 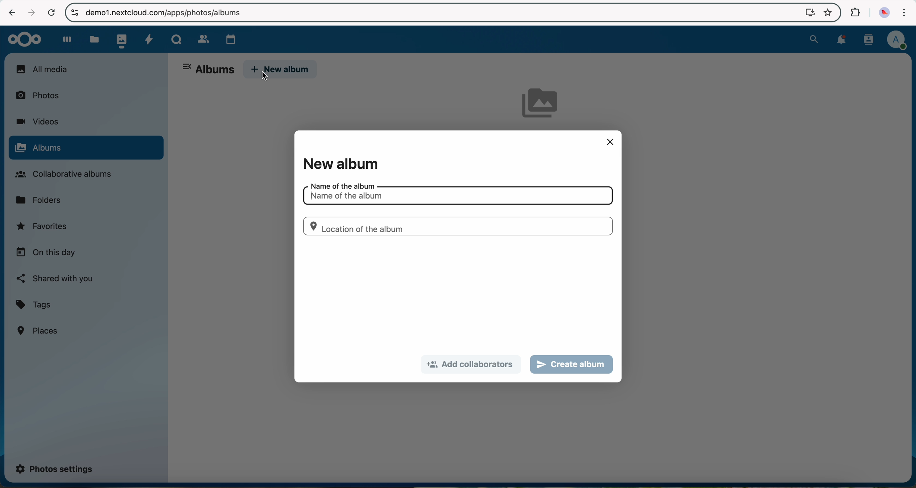 I want to click on close pop-up, so click(x=610, y=142).